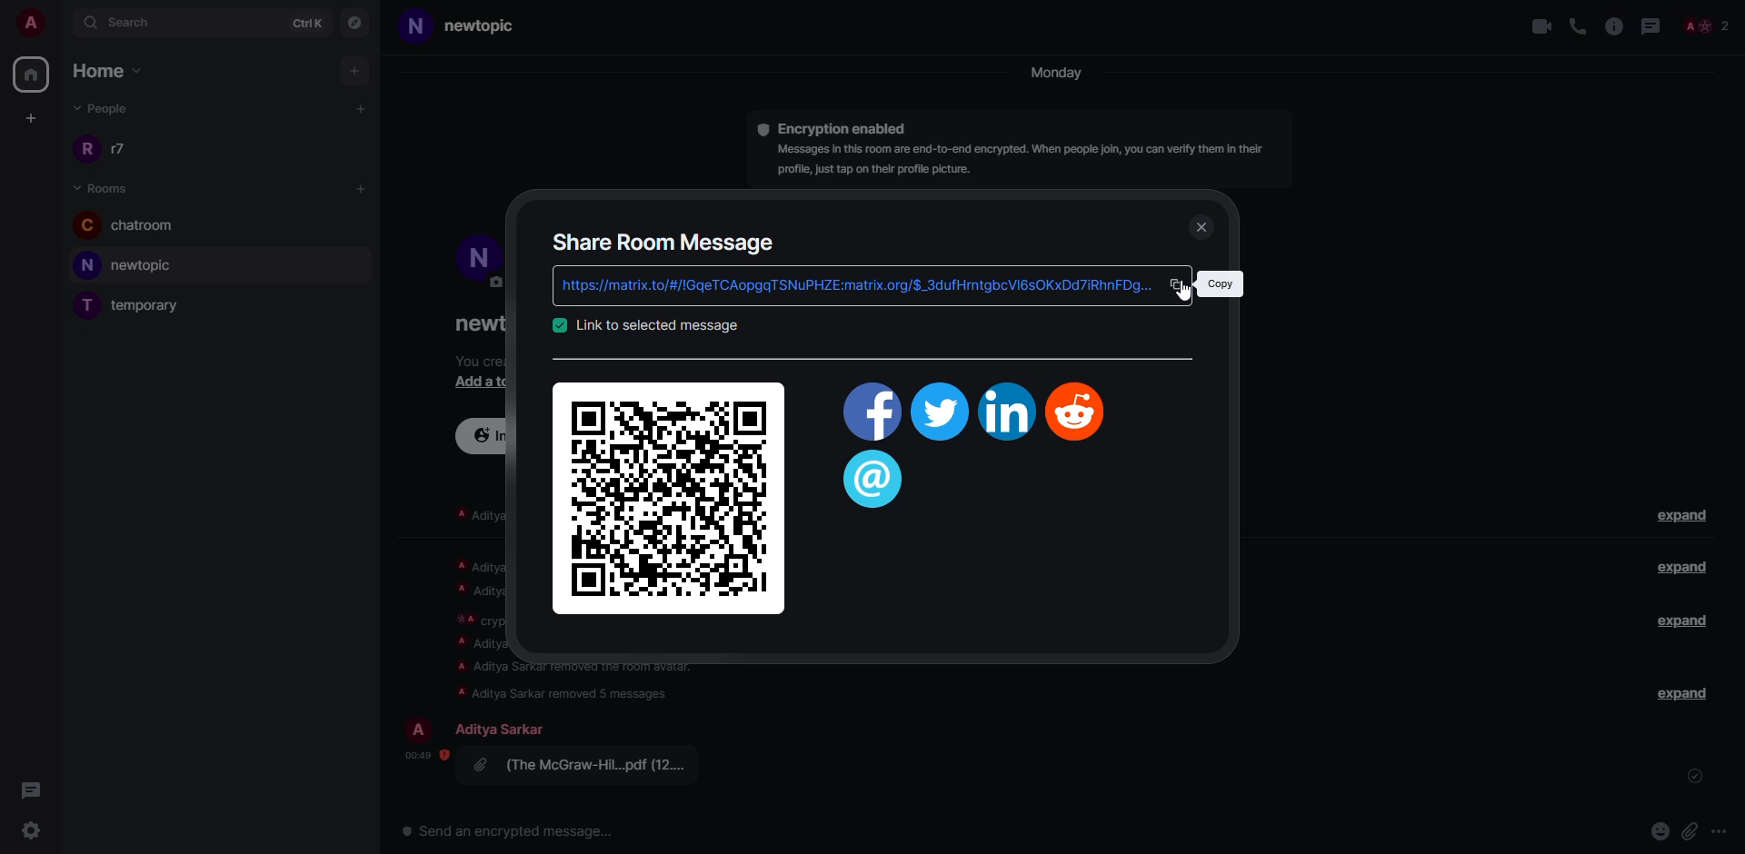 This screenshot has width=1745, height=854. Describe the element at coordinates (873, 481) in the screenshot. I see `threads` at that location.